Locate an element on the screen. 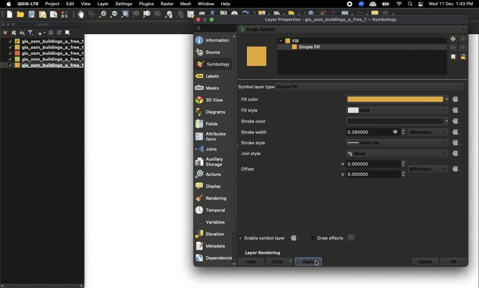 Image resolution: width=479 pixels, height=288 pixels. Auxiliary storage is located at coordinates (213, 162).